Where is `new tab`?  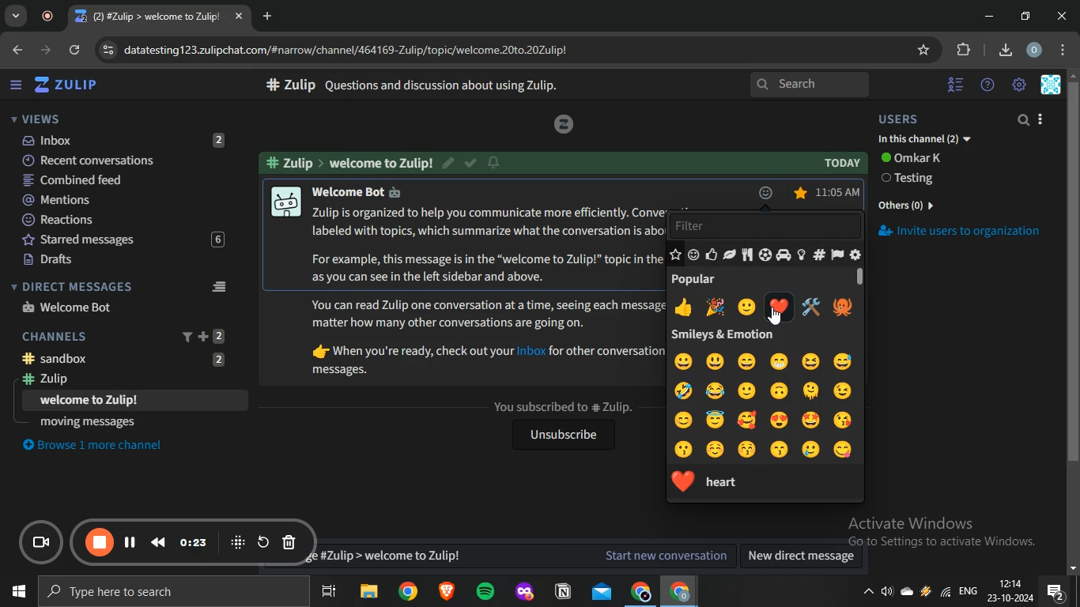 new tab is located at coordinates (270, 16).